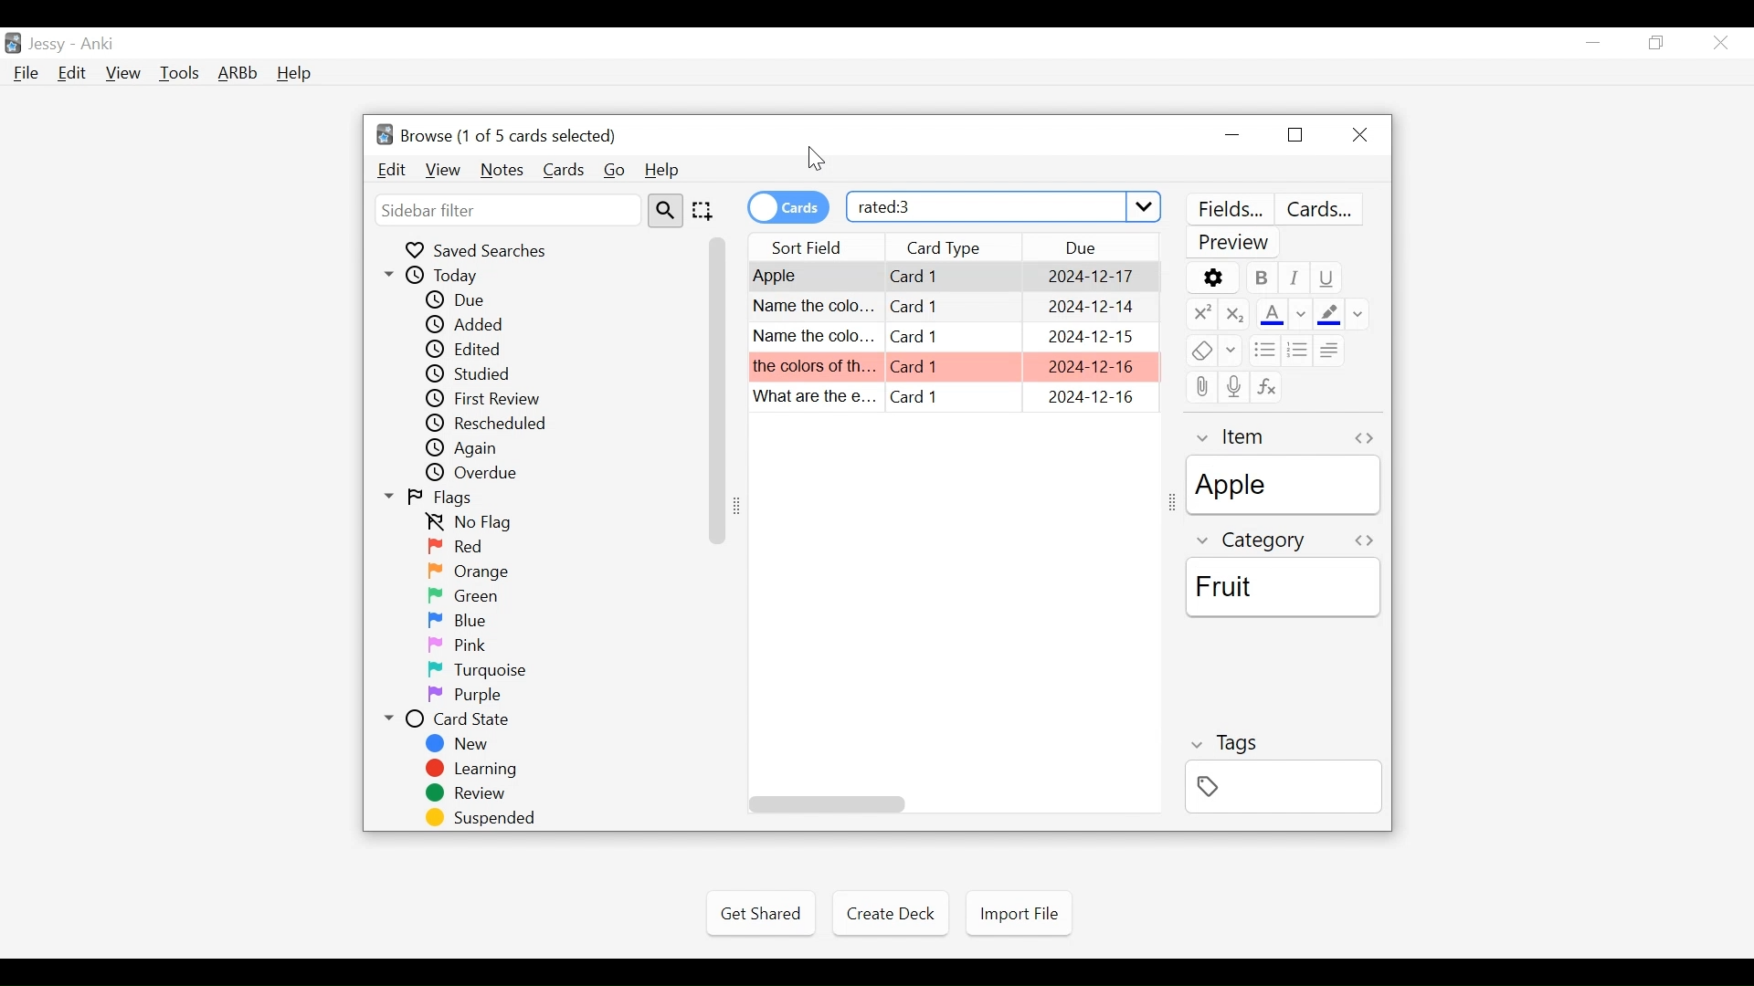 The width and height of the screenshot is (1754, 986). I want to click on Learning, so click(475, 770).